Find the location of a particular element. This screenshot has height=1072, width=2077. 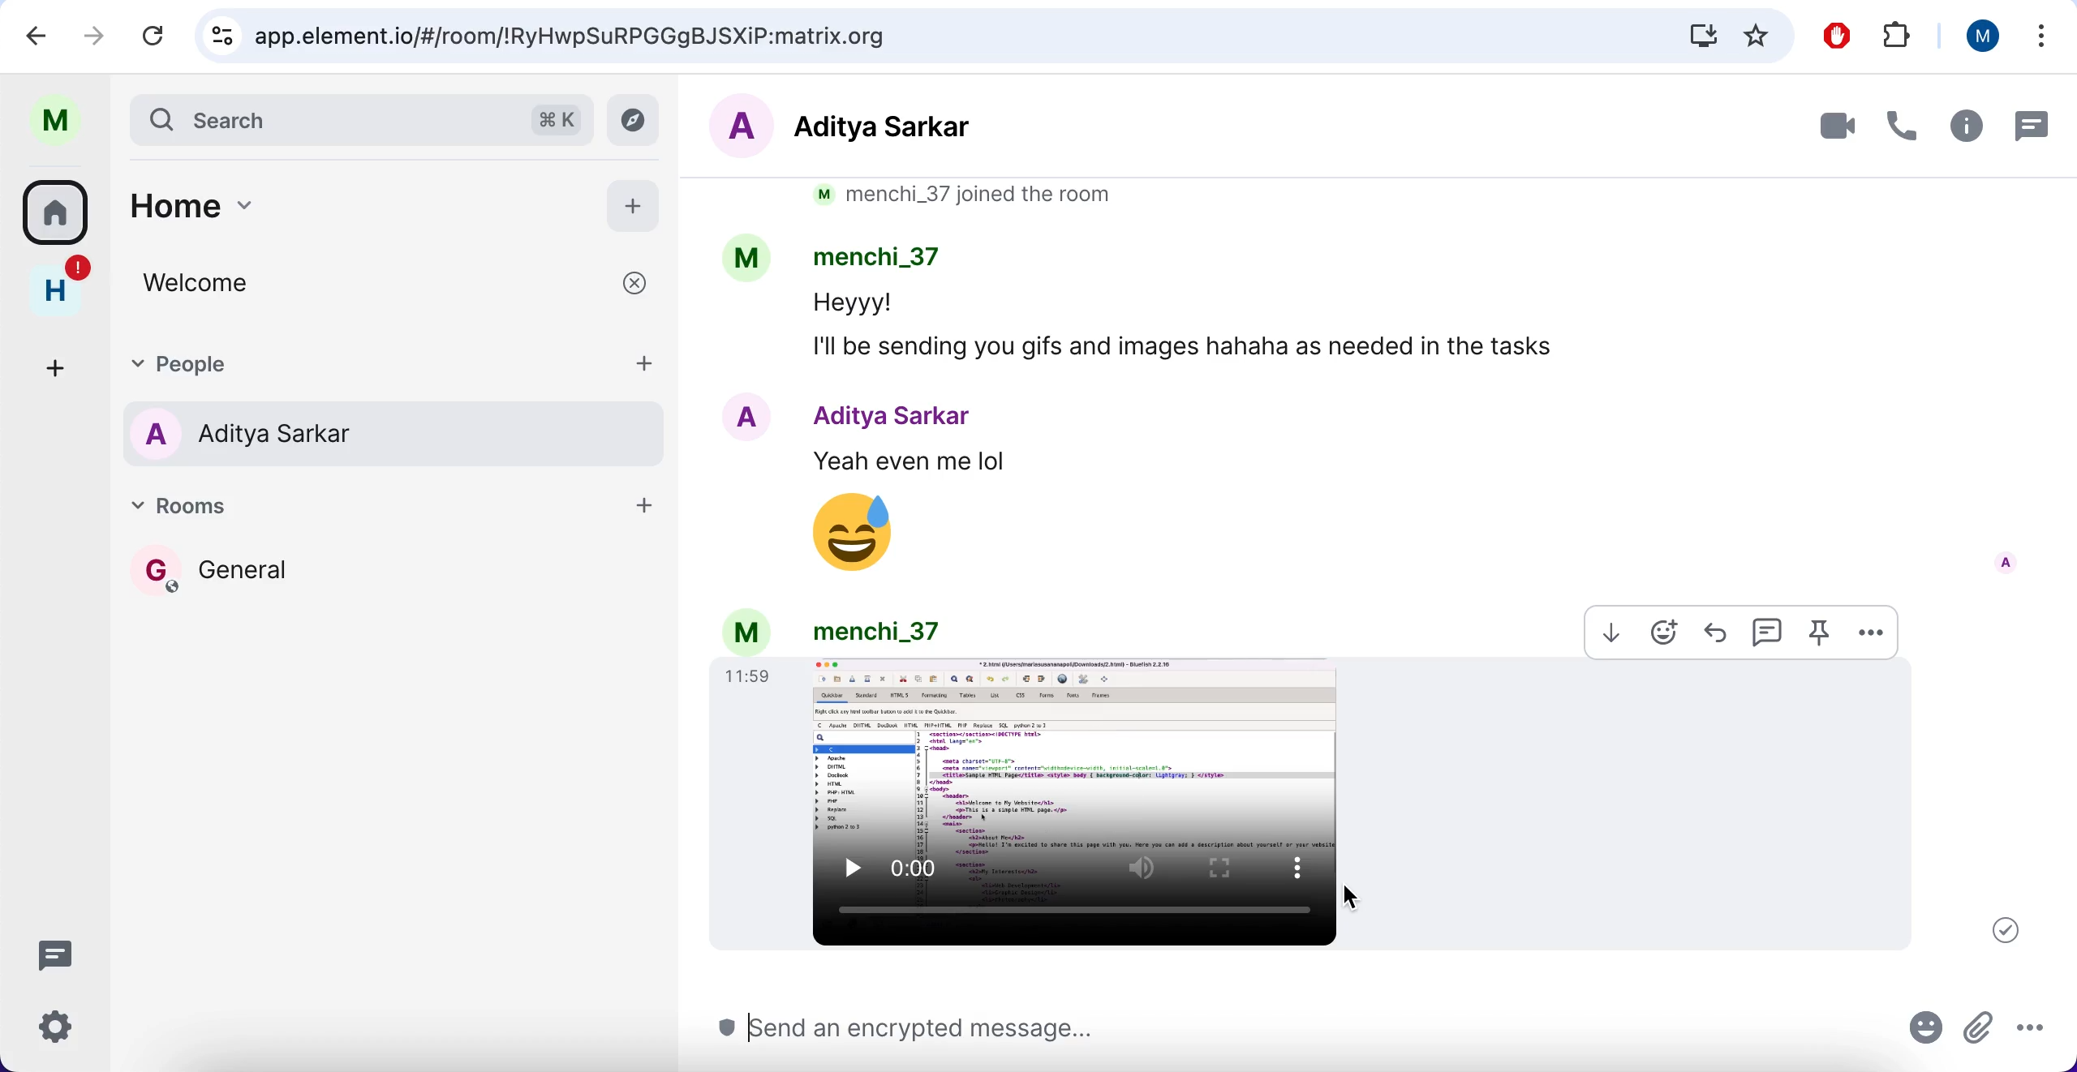

redo is located at coordinates (97, 36).